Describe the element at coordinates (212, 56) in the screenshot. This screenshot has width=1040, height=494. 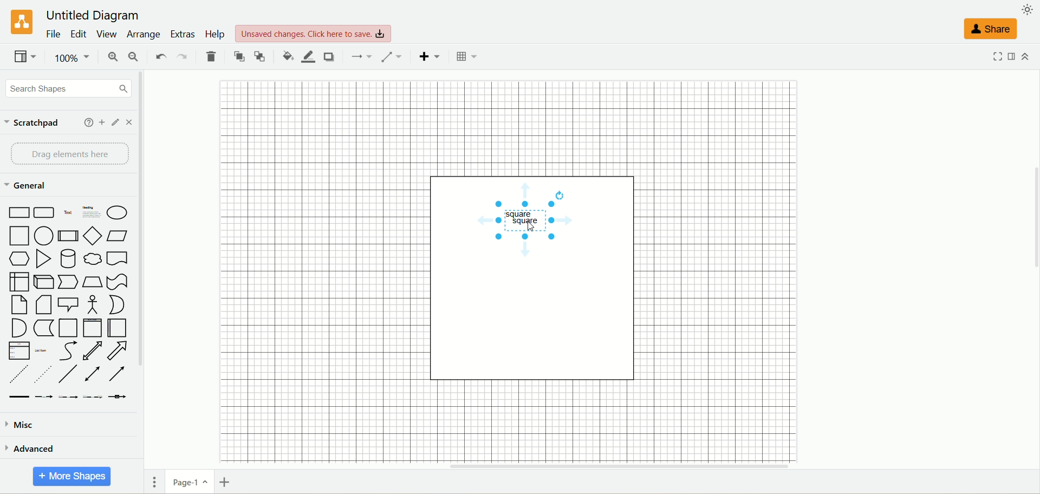
I see `delete` at that location.